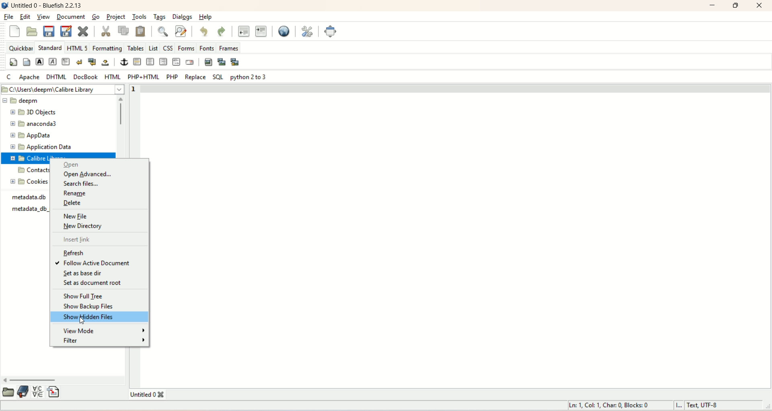 Image resolution: width=772 pixels, height=411 pixels. What do you see at coordinates (221, 62) in the screenshot?
I see `insert thumbnail` at bounding box center [221, 62].